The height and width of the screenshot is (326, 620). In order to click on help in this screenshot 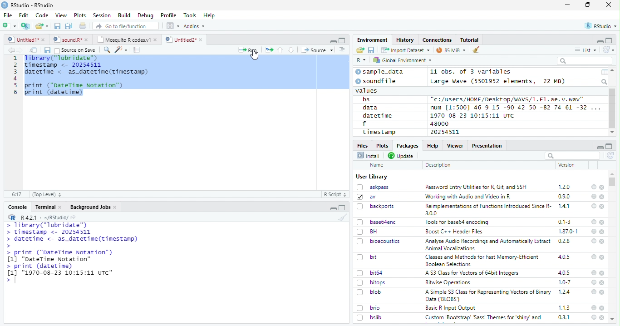, I will do `click(594, 222)`.